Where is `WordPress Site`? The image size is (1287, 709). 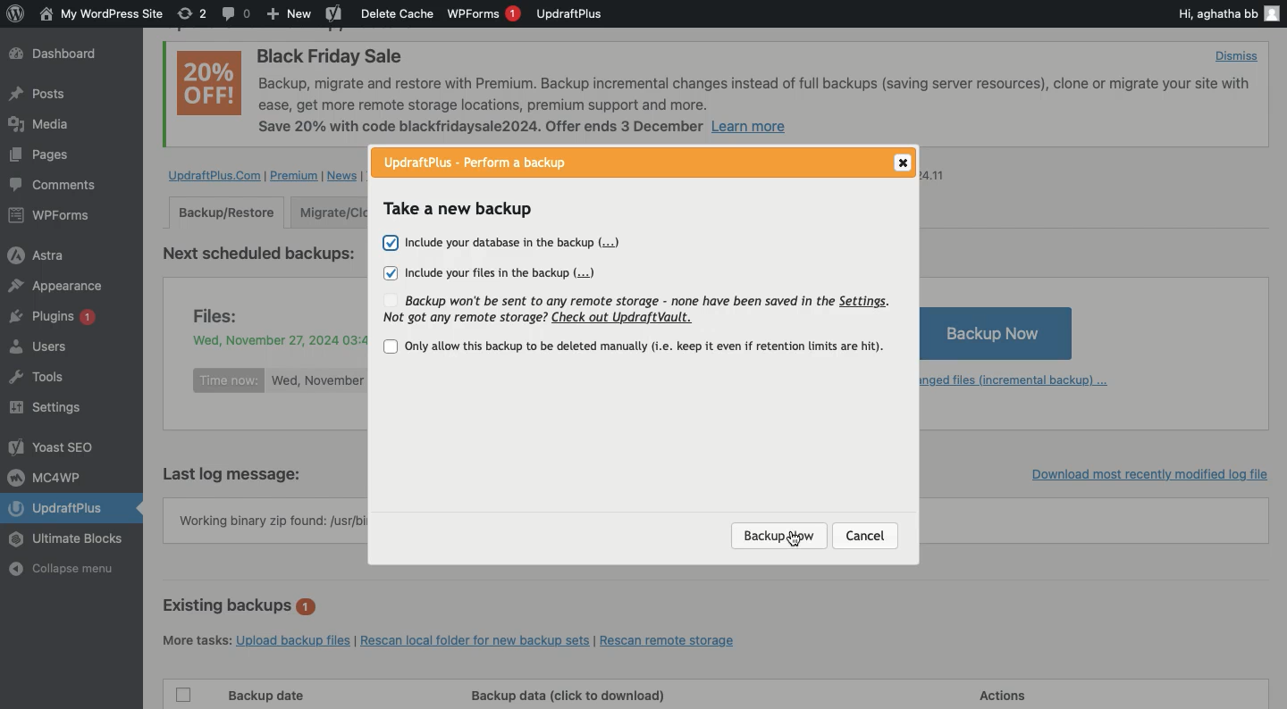
WordPress Site is located at coordinates (99, 14).